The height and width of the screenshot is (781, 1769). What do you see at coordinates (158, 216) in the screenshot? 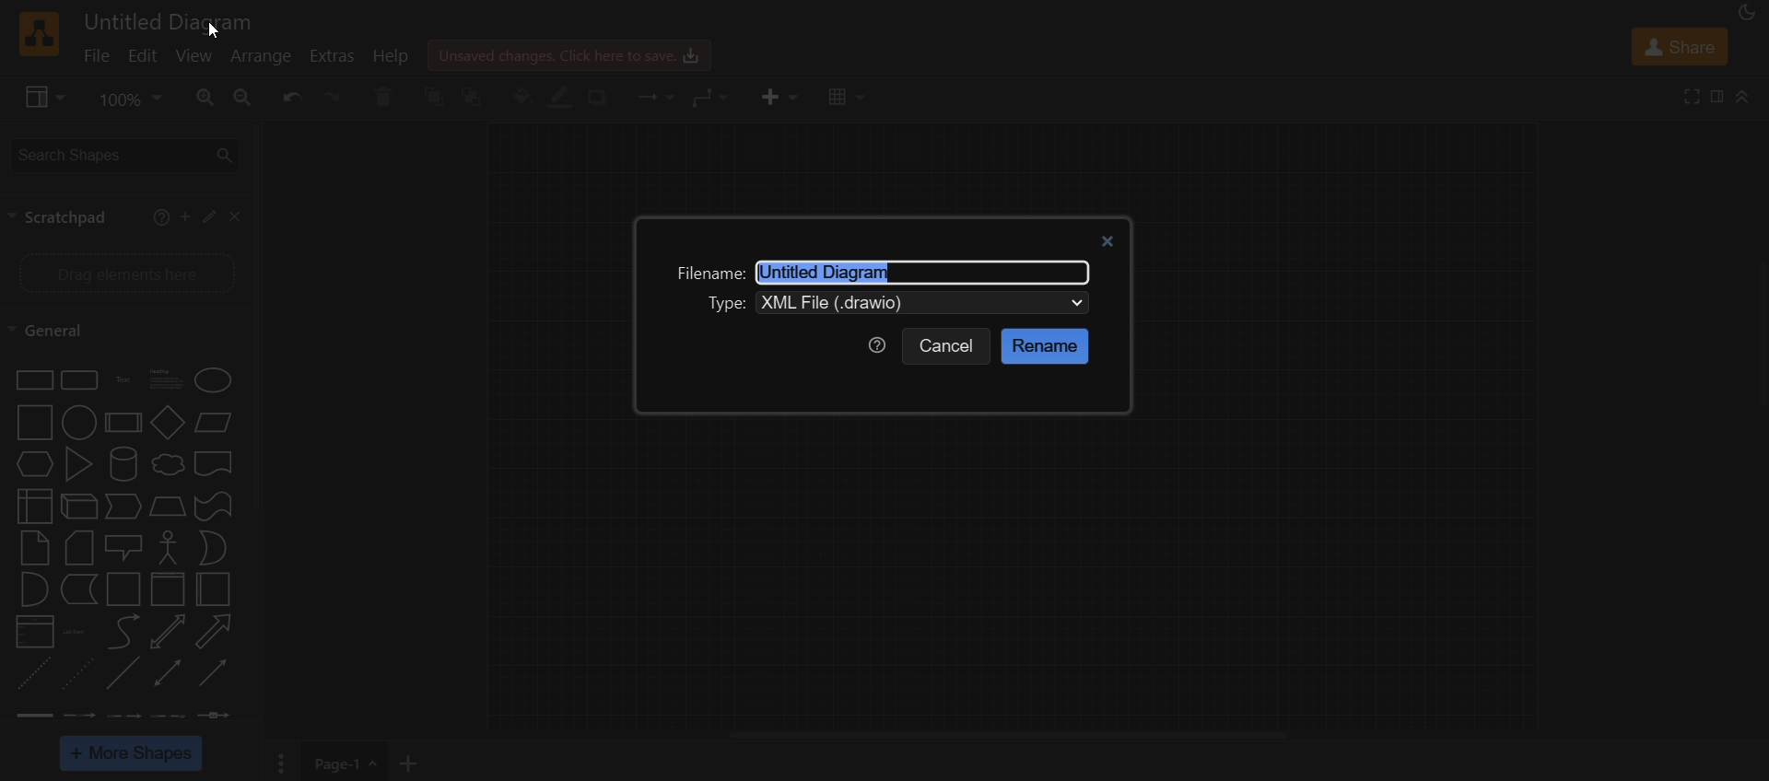
I see `help` at bounding box center [158, 216].